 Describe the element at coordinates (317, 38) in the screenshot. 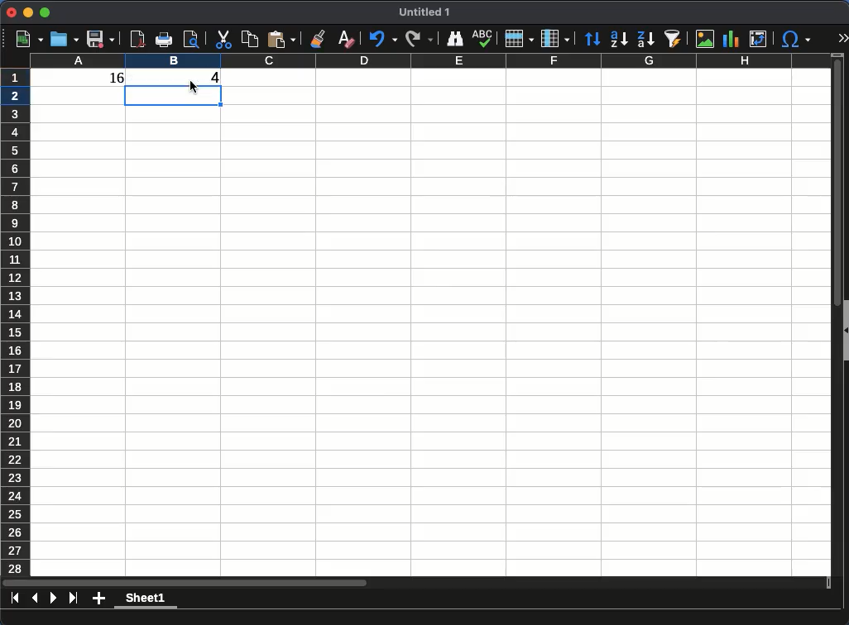

I see `clone formatting ` at that location.